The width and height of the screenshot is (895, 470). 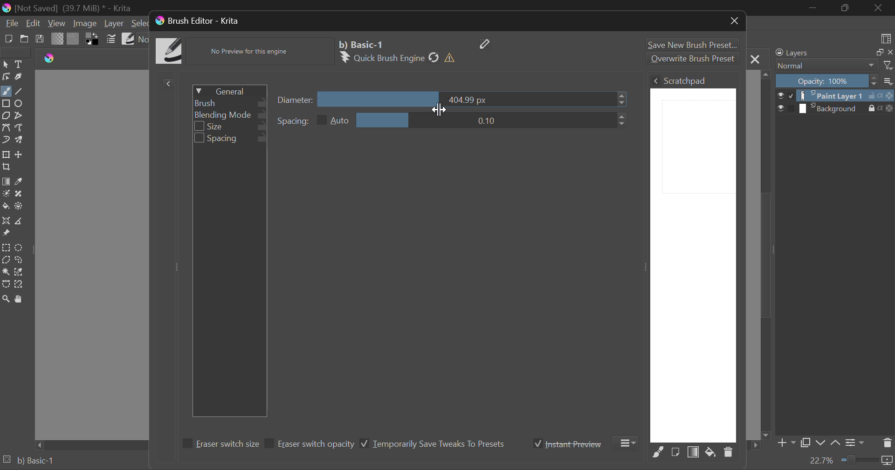 I want to click on Blending Mode, so click(x=833, y=66).